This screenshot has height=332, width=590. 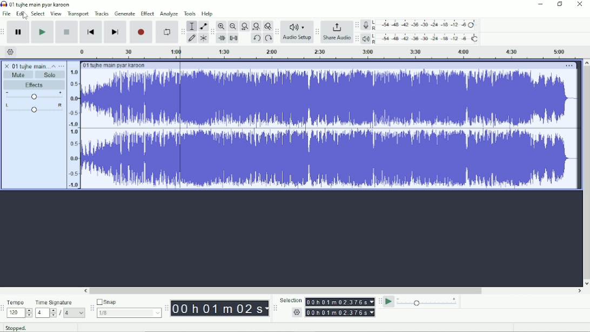 What do you see at coordinates (183, 31) in the screenshot?
I see `Audacity tools toolbar` at bounding box center [183, 31].